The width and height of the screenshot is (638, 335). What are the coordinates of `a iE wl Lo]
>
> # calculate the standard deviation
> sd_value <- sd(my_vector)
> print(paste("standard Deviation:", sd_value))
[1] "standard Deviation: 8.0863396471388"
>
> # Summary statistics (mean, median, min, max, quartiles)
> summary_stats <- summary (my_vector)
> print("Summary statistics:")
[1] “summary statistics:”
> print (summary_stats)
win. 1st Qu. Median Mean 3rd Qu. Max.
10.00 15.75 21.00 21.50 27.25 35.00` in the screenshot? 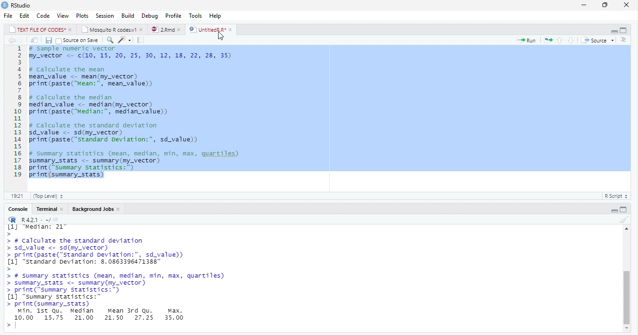 It's located at (115, 273).